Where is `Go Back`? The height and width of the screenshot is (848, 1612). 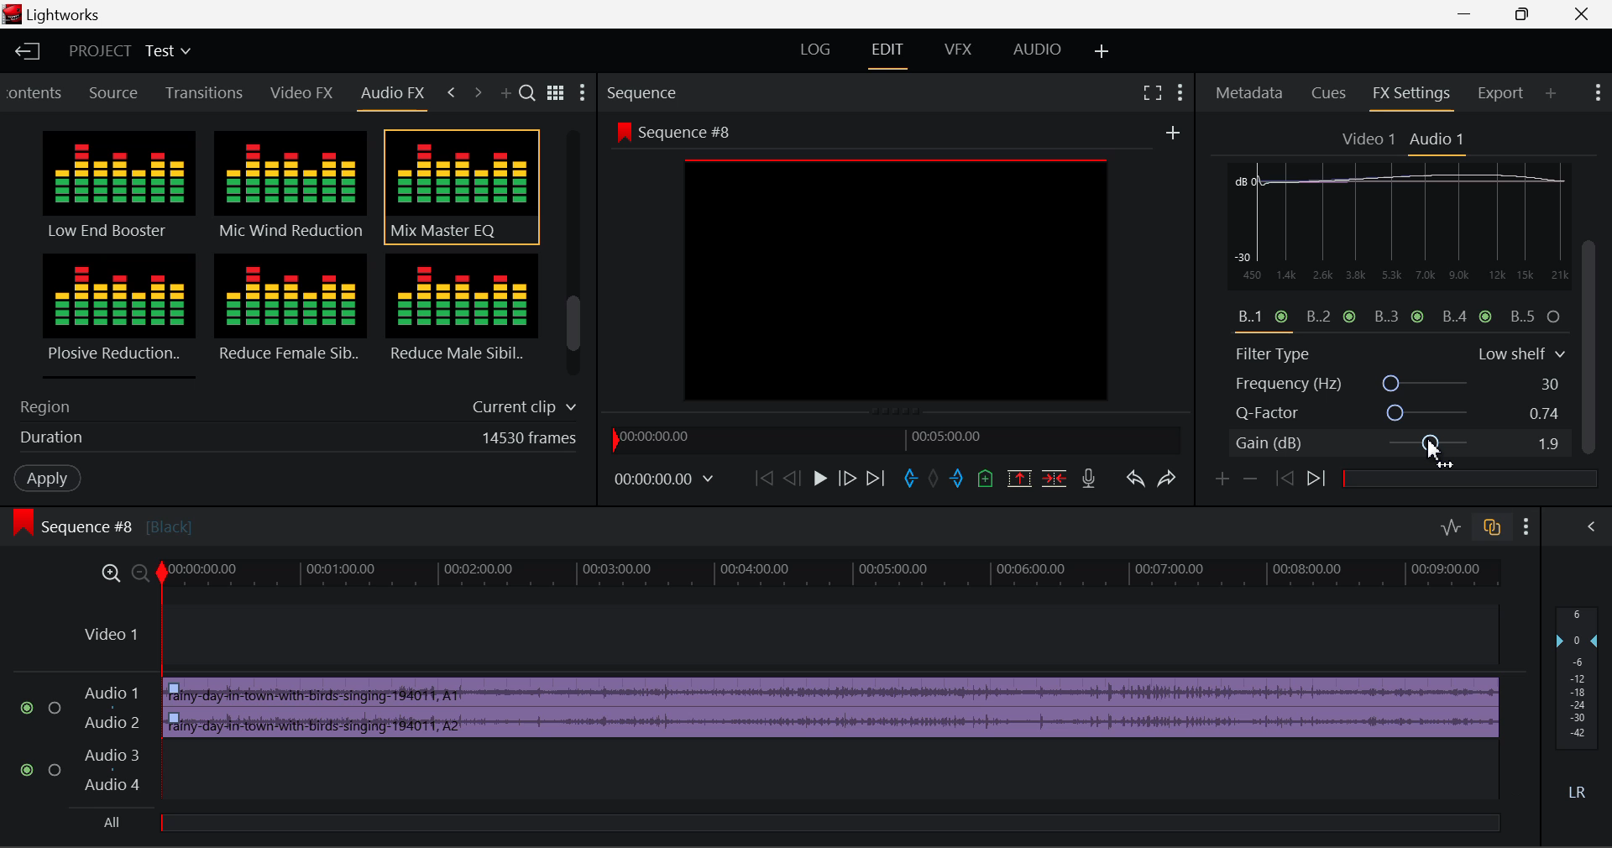 Go Back is located at coordinates (792, 479).